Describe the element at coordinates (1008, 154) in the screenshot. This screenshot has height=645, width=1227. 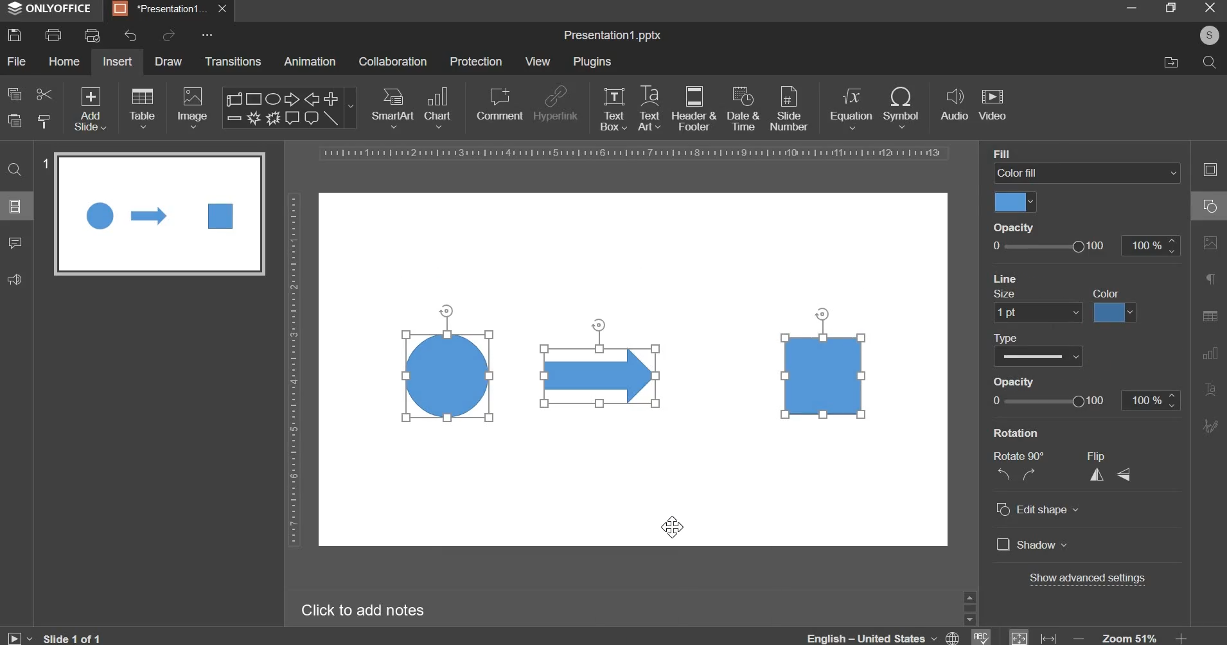
I see `fill` at that location.